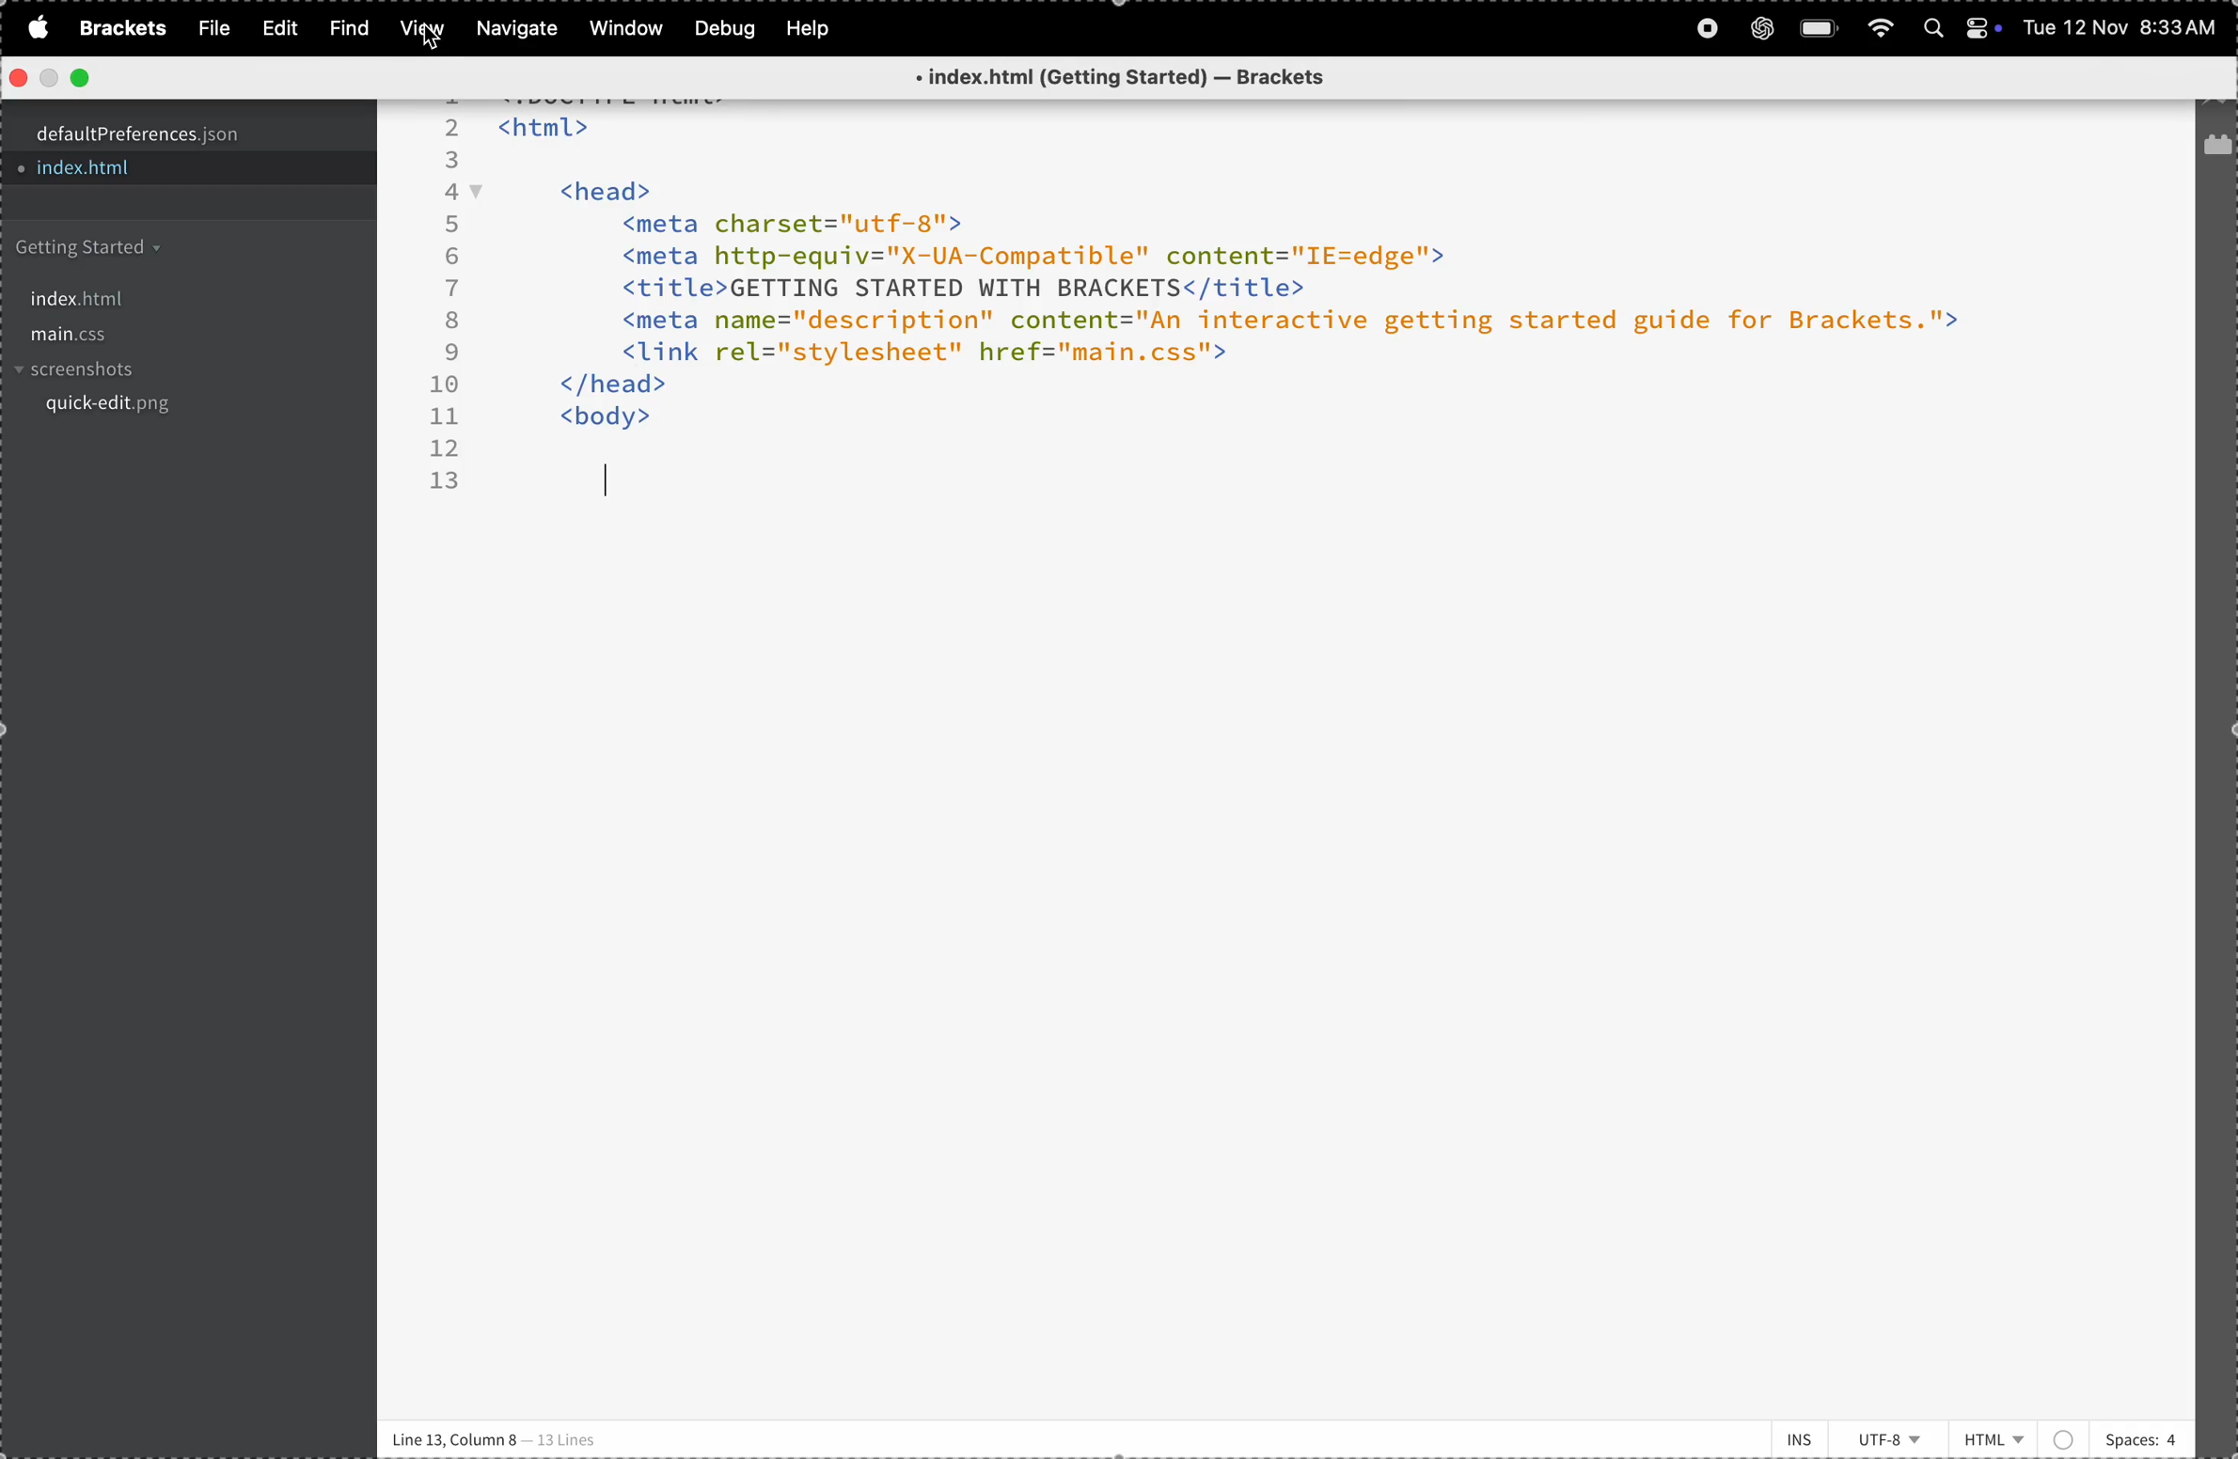 The height and width of the screenshot is (1459, 2238). Describe the element at coordinates (163, 134) in the screenshot. I see `default prefrences json` at that location.